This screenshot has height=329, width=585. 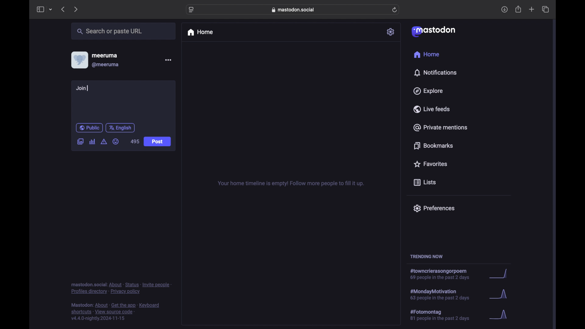 What do you see at coordinates (116, 312) in the screenshot?
I see `footnote` at bounding box center [116, 312].